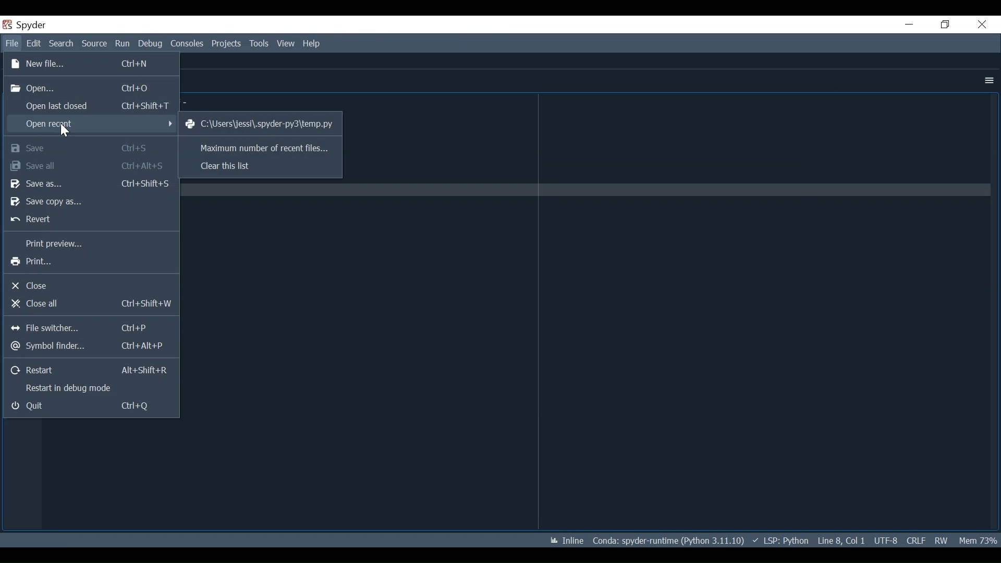 The width and height of the screenshot is (1001, 563). I want to click on Restart, so click(92, 370).